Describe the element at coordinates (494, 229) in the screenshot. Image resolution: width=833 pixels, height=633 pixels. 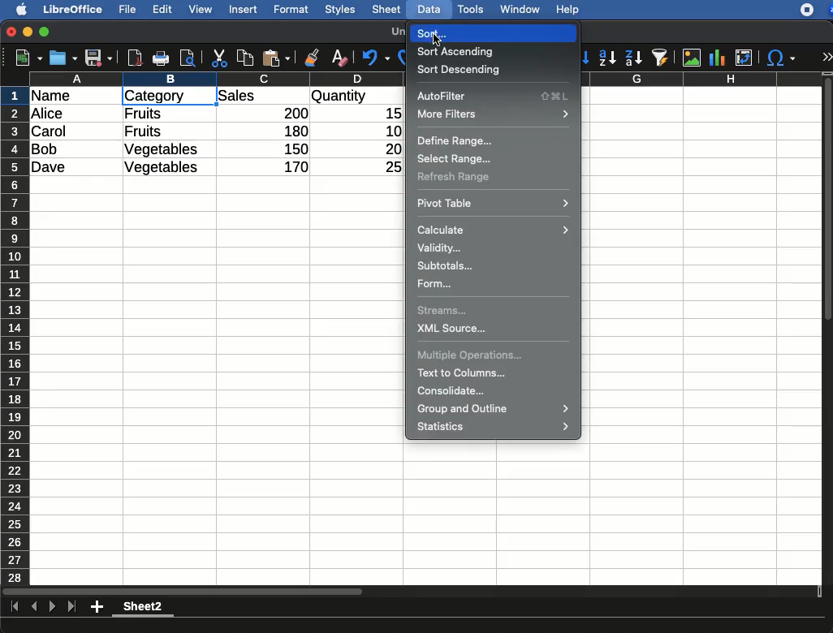
I see `calculate` at that location.